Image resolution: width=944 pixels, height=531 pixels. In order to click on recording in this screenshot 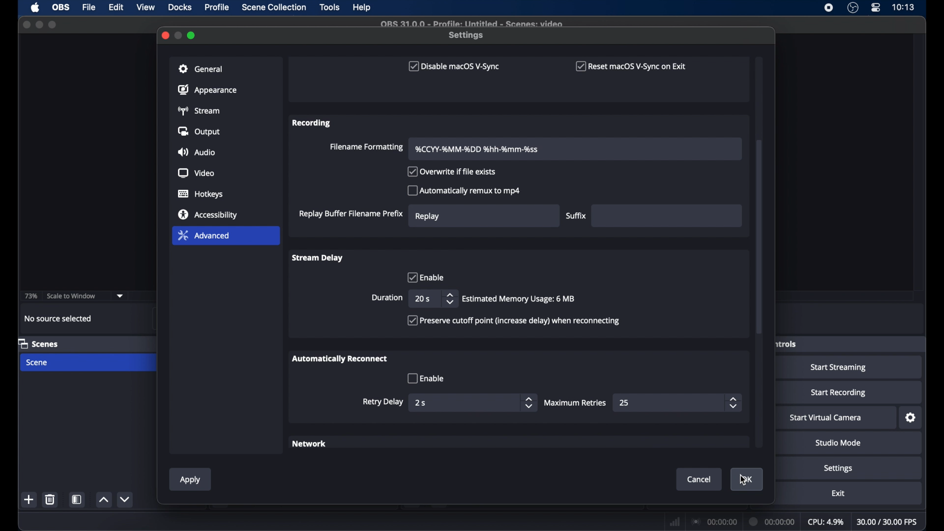, I will do `click(312, 123)`.